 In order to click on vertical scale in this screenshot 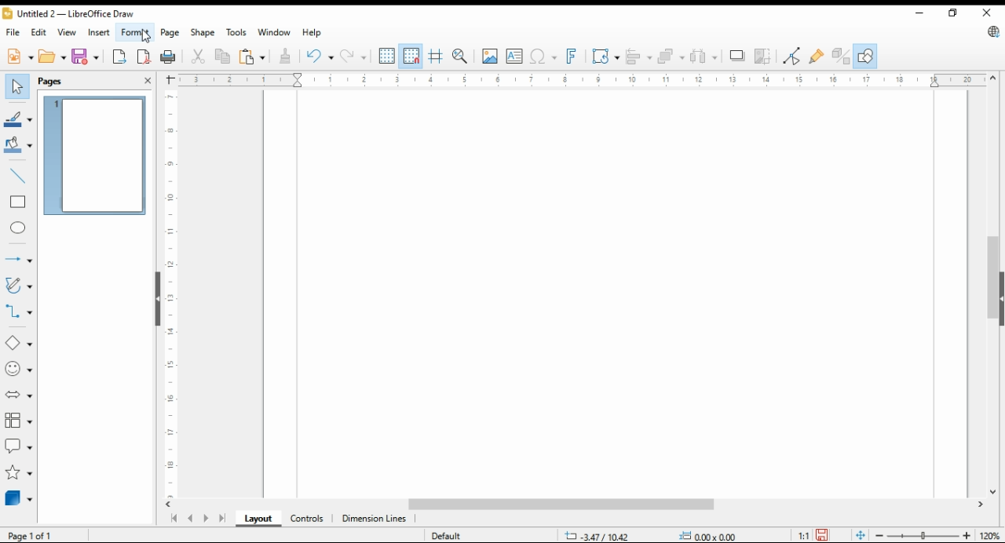, I will do `click(169, 293)`.